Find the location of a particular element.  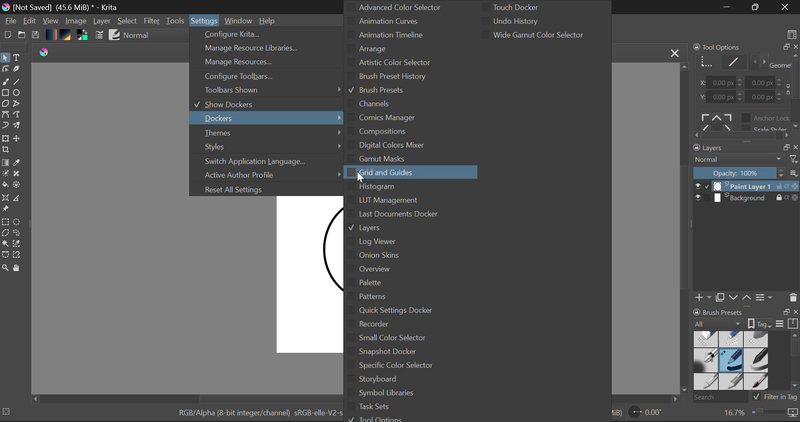

Undo History is located at coordinates (535, 20).